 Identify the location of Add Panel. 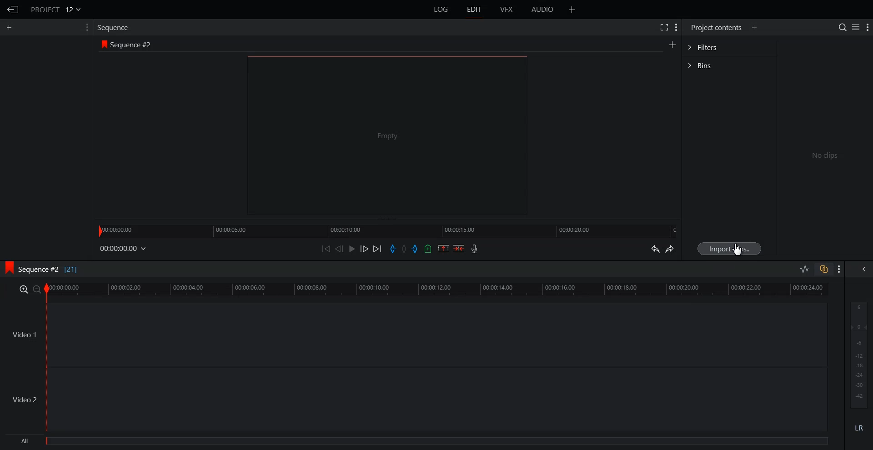
(572, 10).